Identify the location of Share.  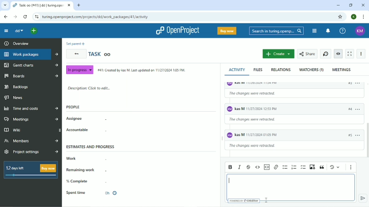
(307, 54).